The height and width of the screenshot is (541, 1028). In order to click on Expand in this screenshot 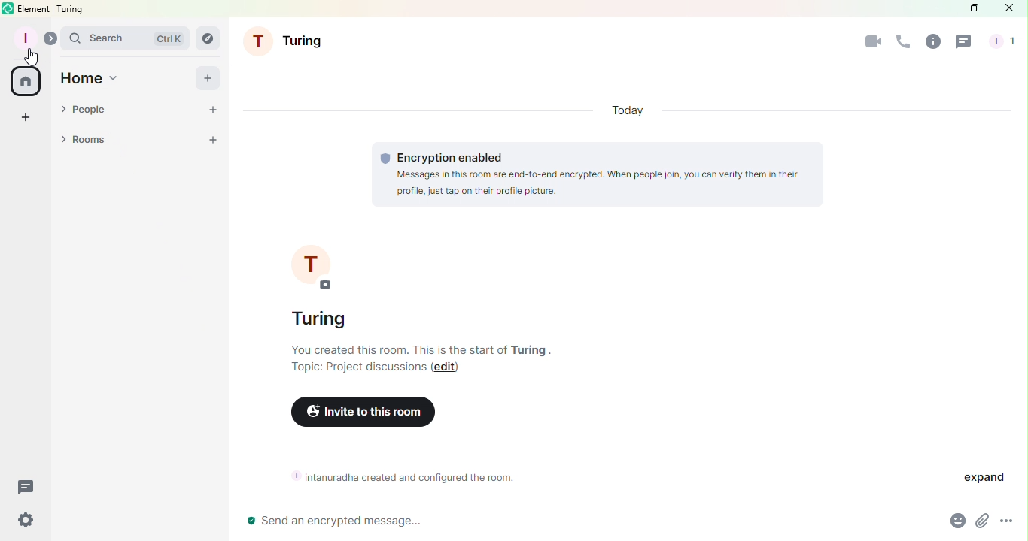, I will do `click(977, 478)`.